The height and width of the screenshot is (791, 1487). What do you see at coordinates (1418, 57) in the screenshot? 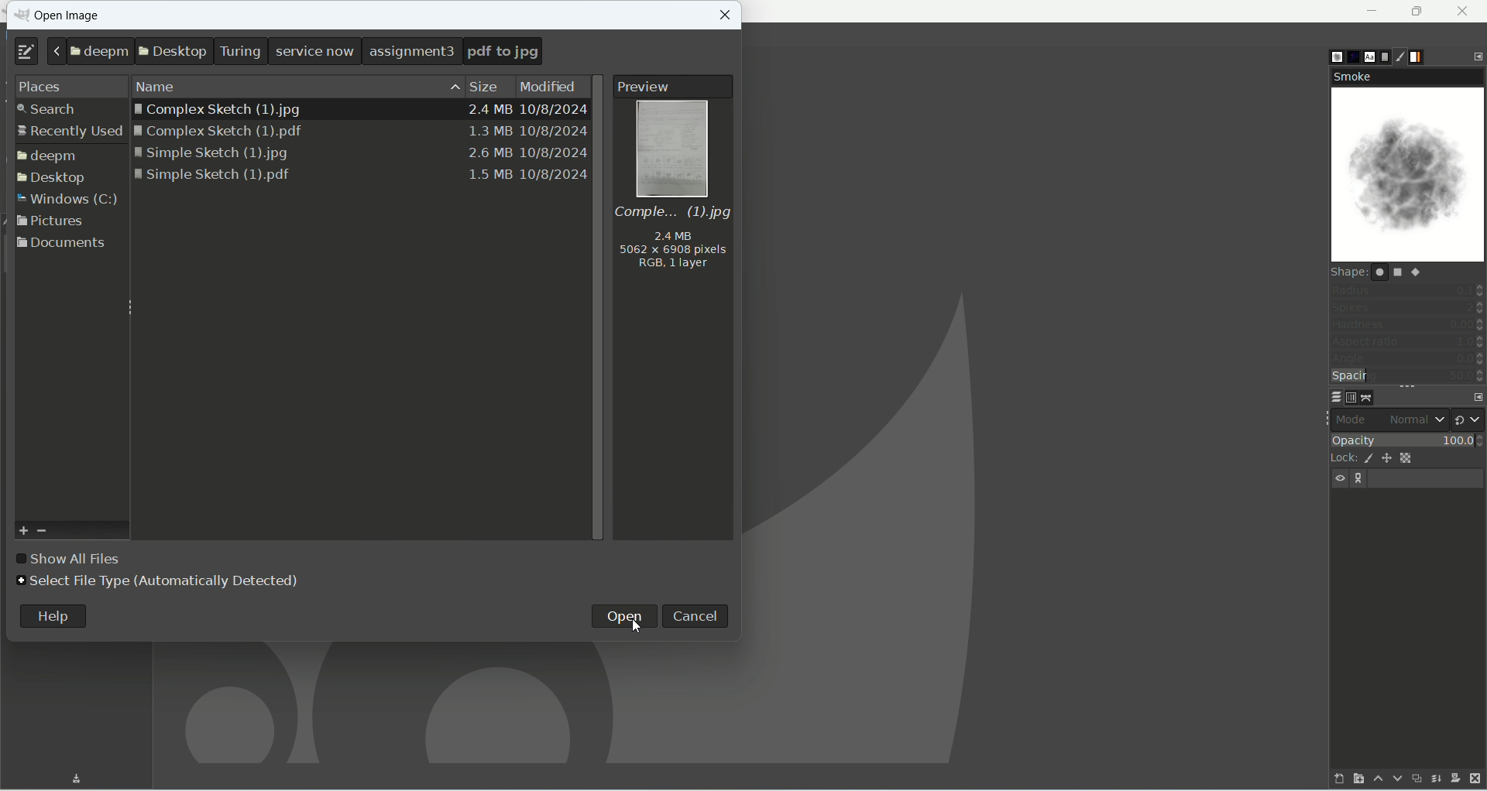
I see `gradients` at bounding box center [1418, 57].